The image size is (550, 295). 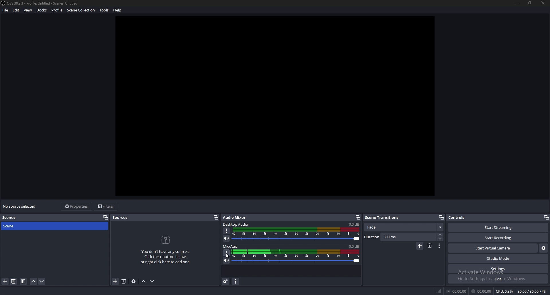 What do you see at coordinates (118, 10) in the screenshot?
I see `help` at bounding box center [118, 10].